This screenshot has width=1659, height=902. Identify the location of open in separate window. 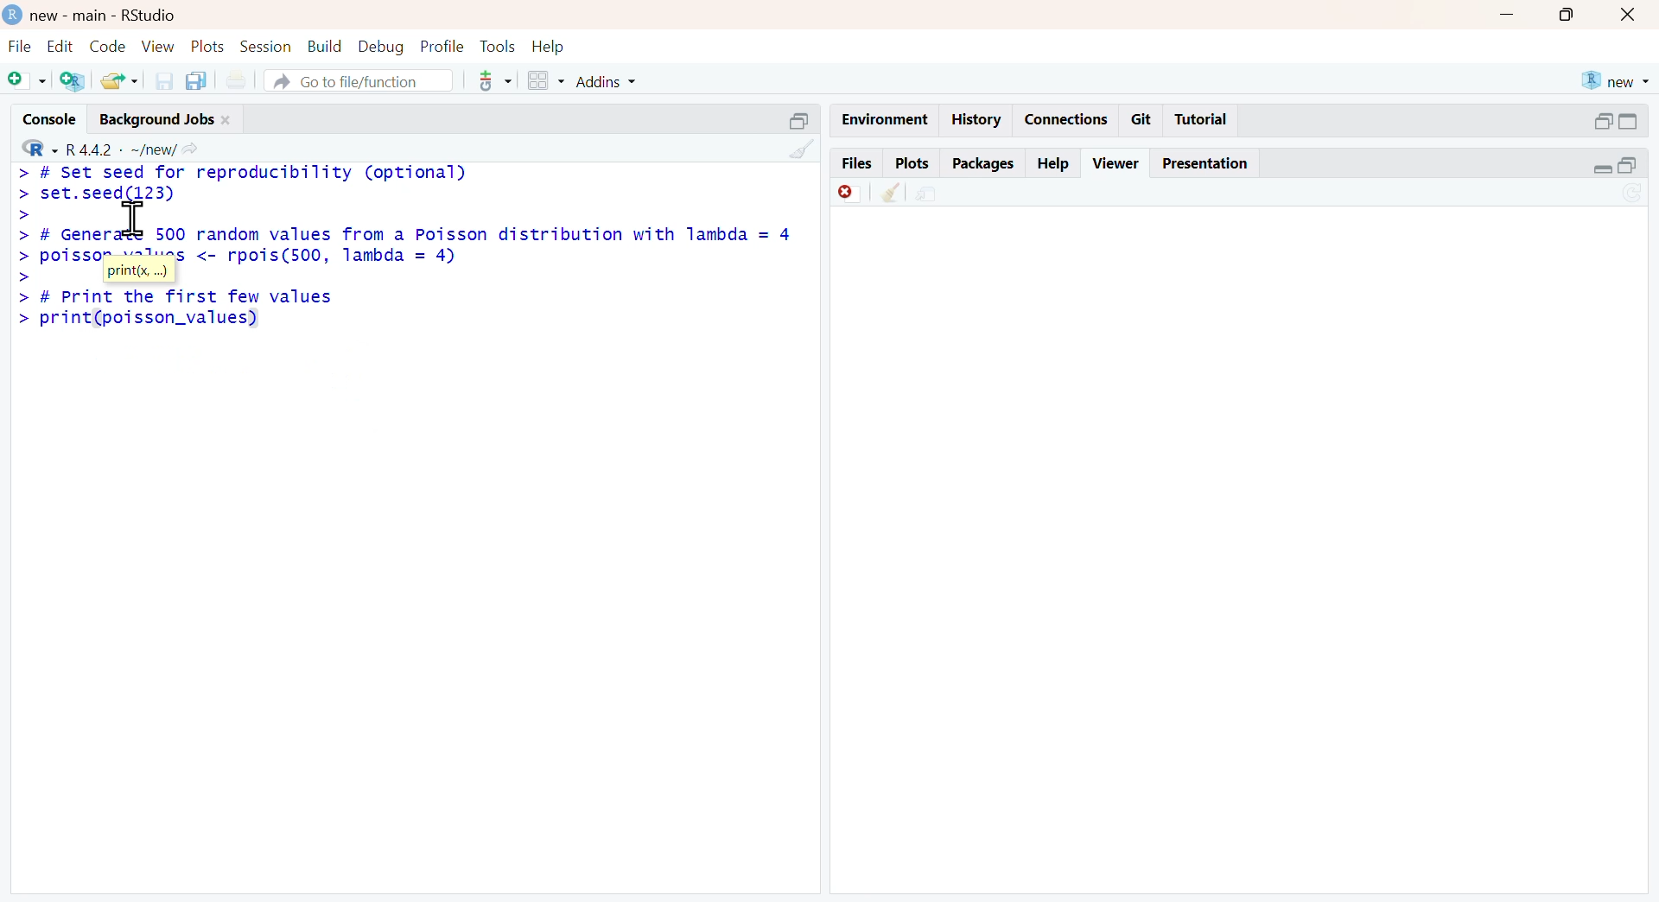
(1628, 165).